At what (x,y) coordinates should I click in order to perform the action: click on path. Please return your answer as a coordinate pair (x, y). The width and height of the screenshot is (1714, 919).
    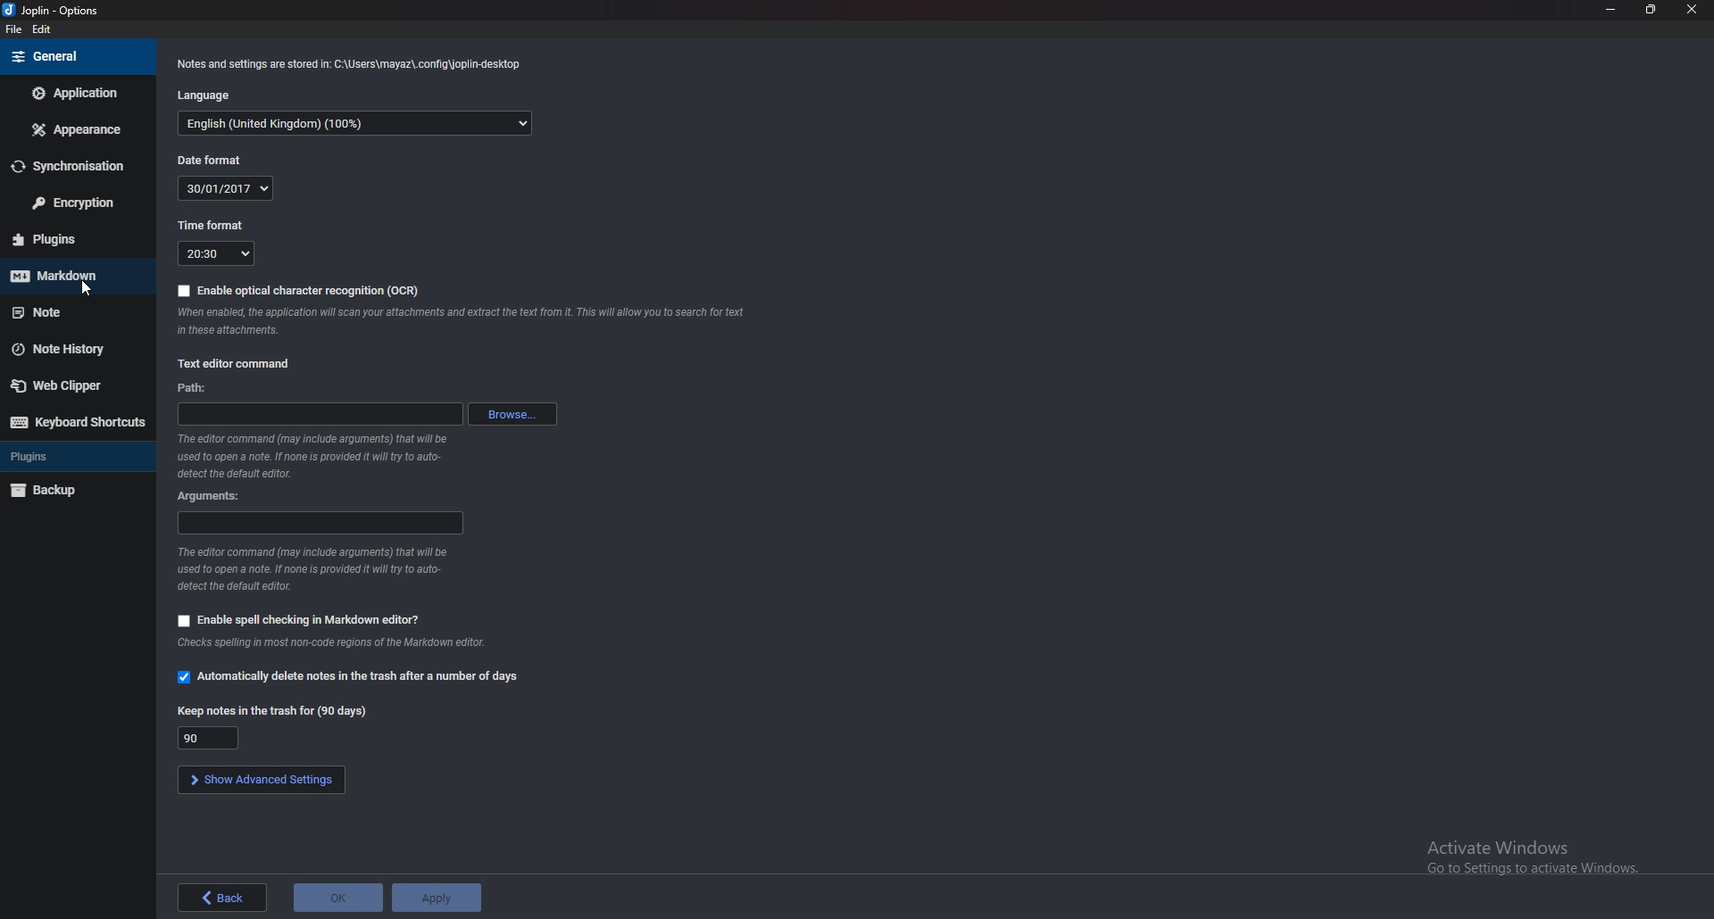
    Looking at the image, I should click on (318, 415).